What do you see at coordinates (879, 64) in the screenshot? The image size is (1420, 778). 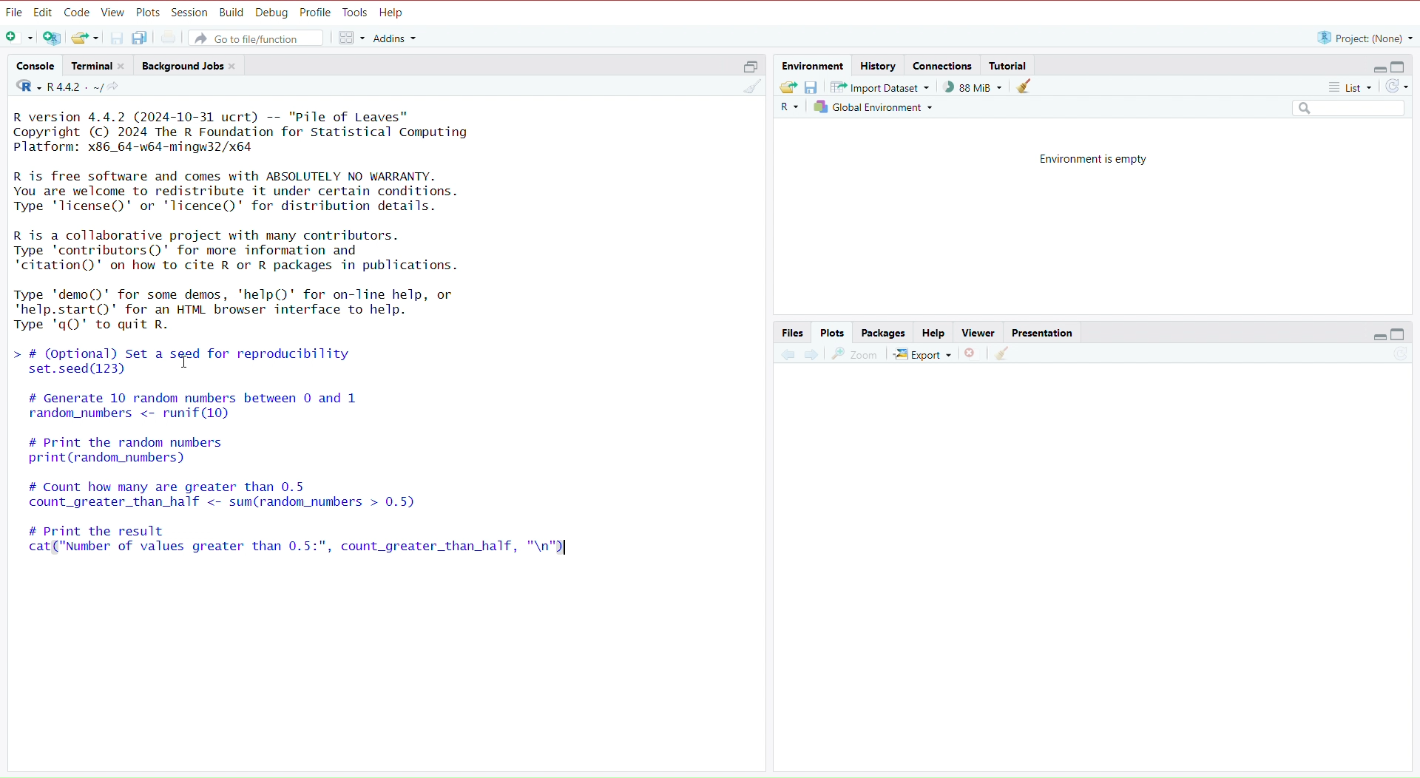 I see `History` at bounding box center [879, 64].